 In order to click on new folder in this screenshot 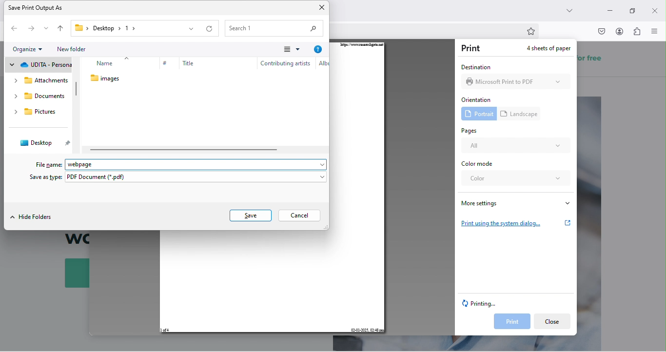, I will do `click(73, 47)`.